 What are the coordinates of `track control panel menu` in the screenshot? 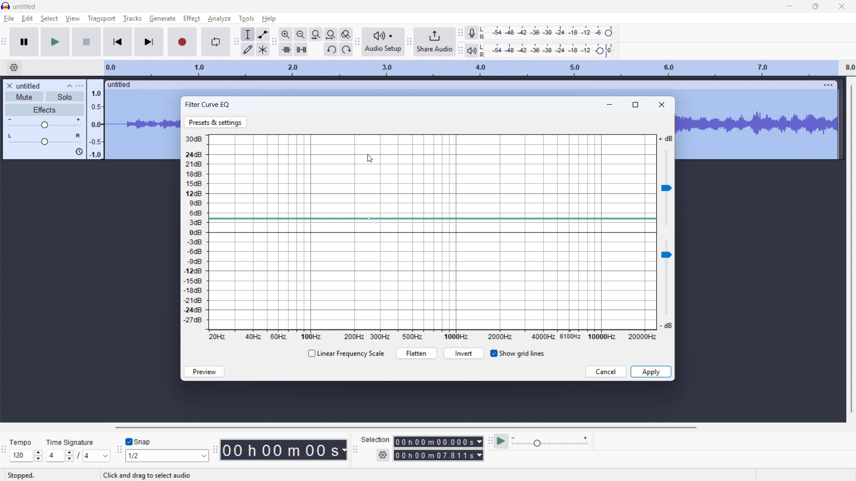 It's located at (80, 86).